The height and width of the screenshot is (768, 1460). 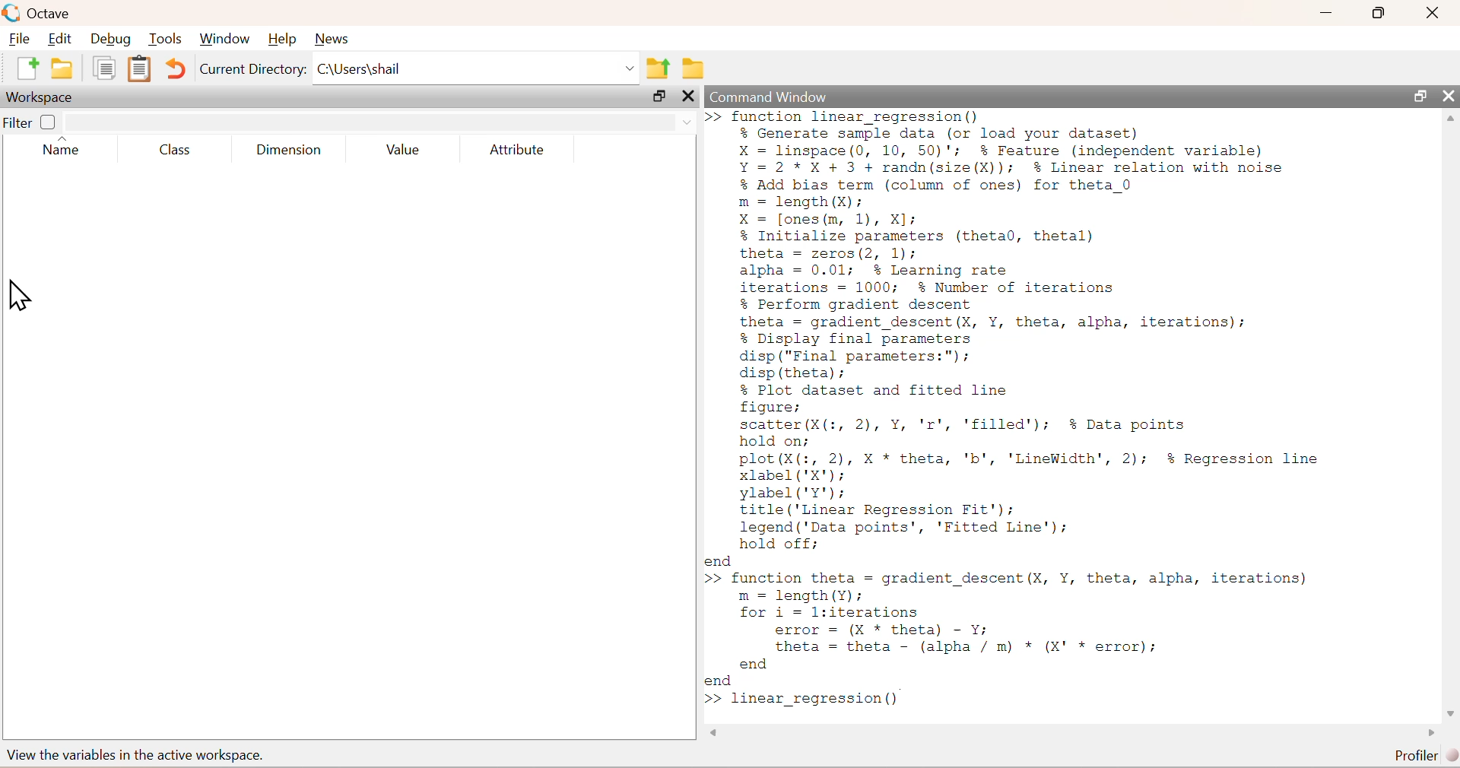 What do you see at coordinates (518, 149) in the screenshot?
I see `Attribute` at bounding box center [518, 149].